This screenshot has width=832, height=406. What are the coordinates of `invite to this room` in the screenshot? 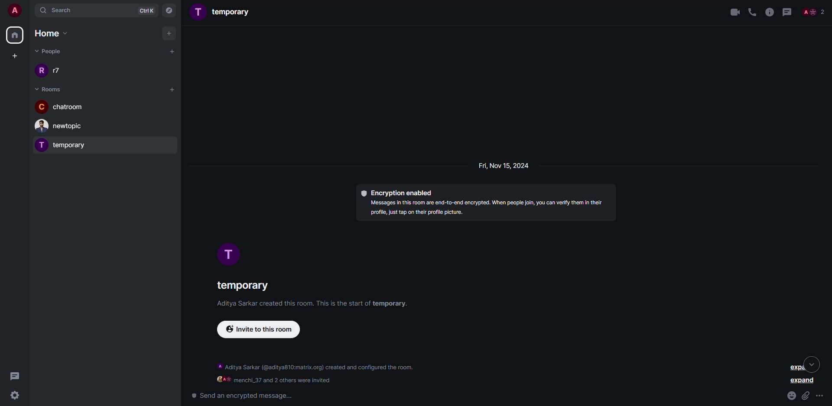 It's located at (264, 331).